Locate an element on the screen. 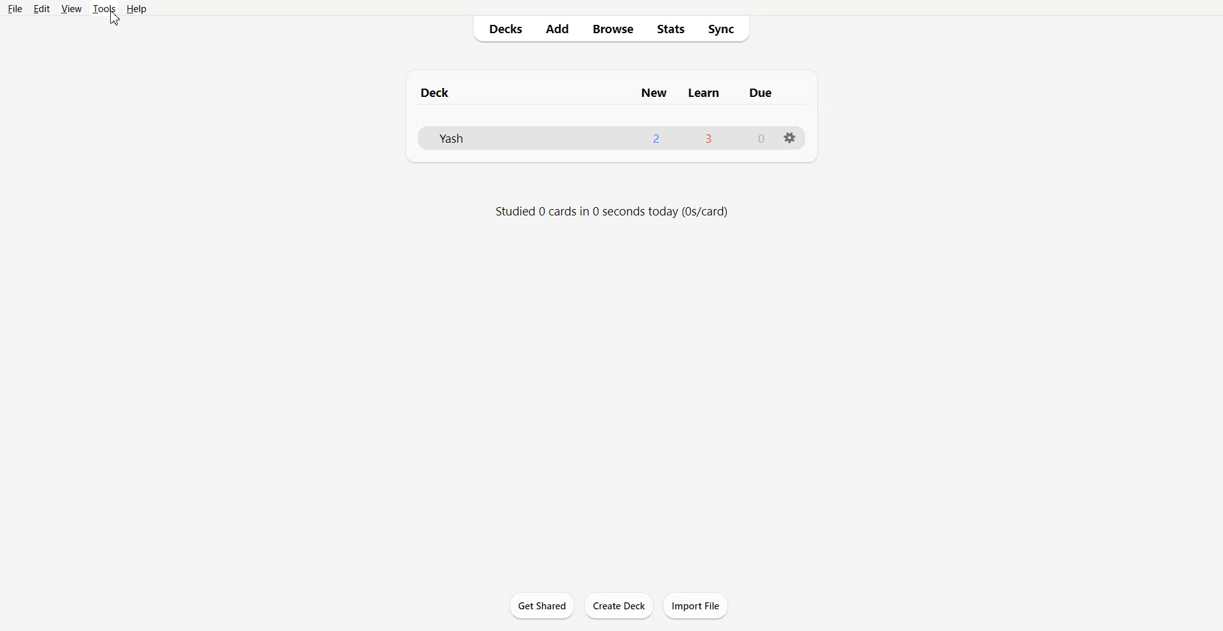  New is located at coordinates (654, 92).